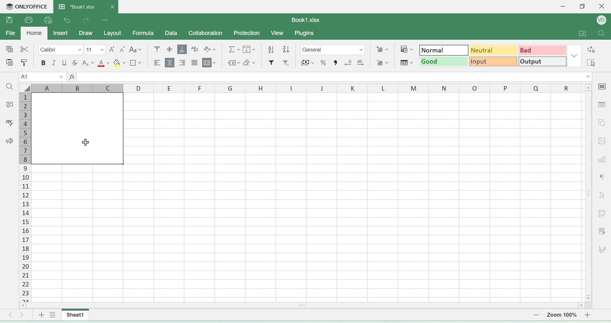 This screenshot has height=323, width=611. I want to click on align right, so click(183, 62).